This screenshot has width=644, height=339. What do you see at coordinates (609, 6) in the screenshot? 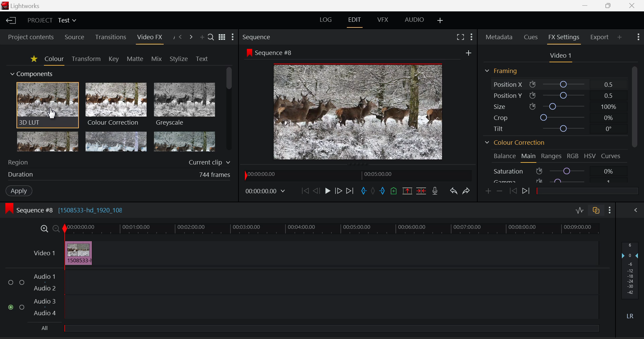
I see `Minimize` at bounding box center [609, 6].